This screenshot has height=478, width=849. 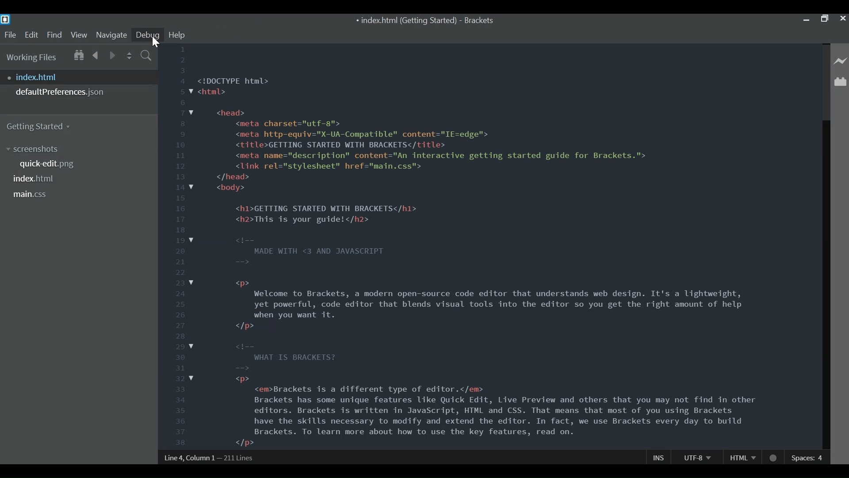 I want to click on Manage Extensions, so click(x=840, y=81).